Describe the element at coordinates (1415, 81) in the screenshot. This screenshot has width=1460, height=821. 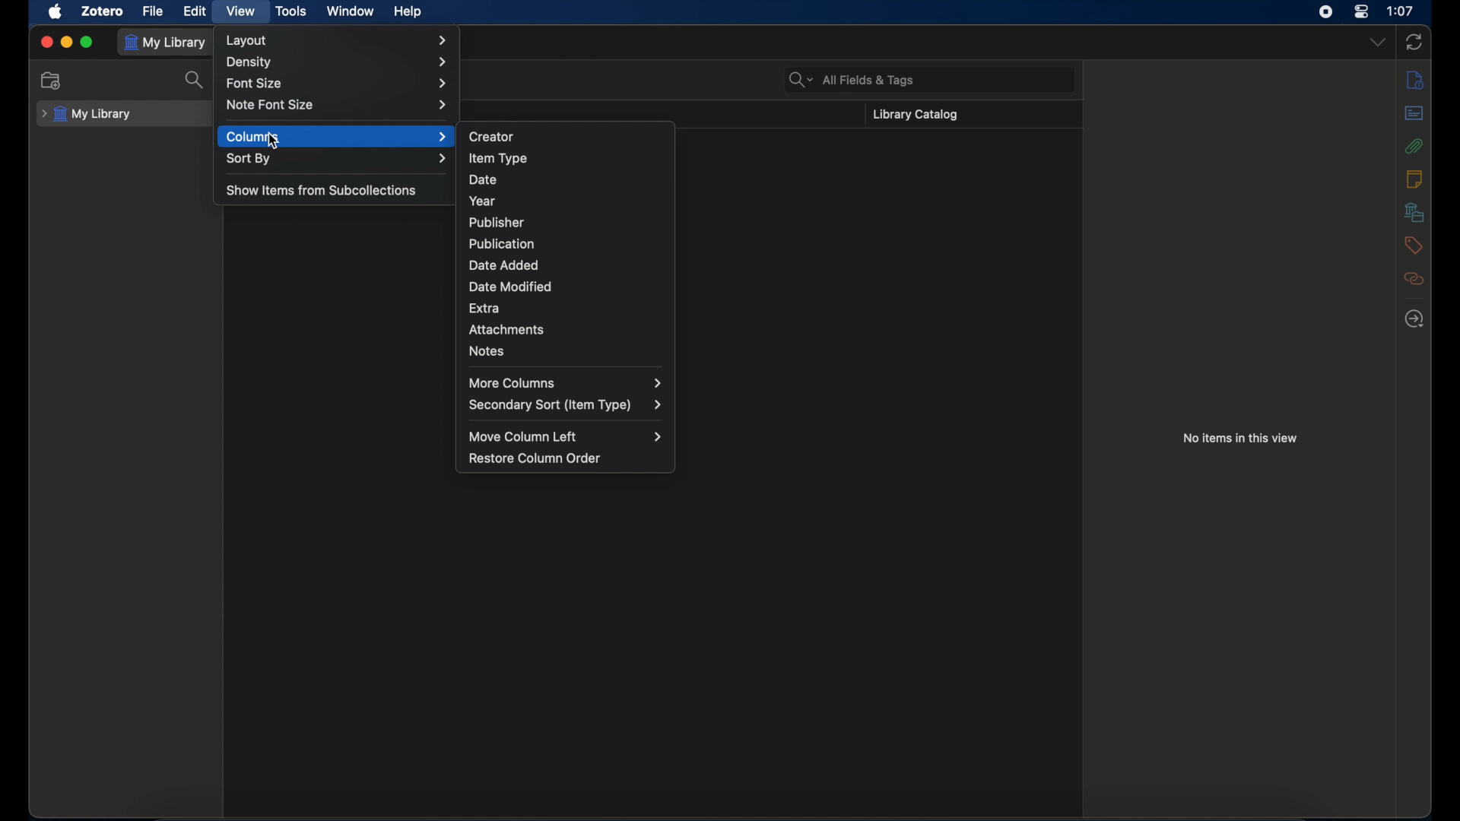
I see `info` at that location.